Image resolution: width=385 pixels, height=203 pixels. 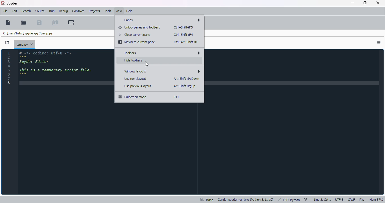 What do you see at coordinates (5, 11) in the screenshot?
I see `file` at bounding box center [5, 11].